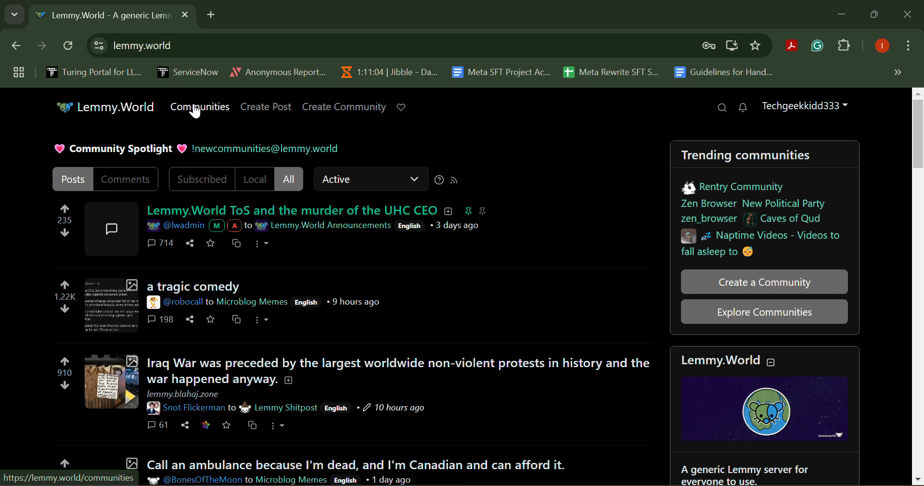 This screenshot has height=486, width=924. Describe the element at coordinates (765, 281) in the screenshot. I see `Create a Community` at that location.